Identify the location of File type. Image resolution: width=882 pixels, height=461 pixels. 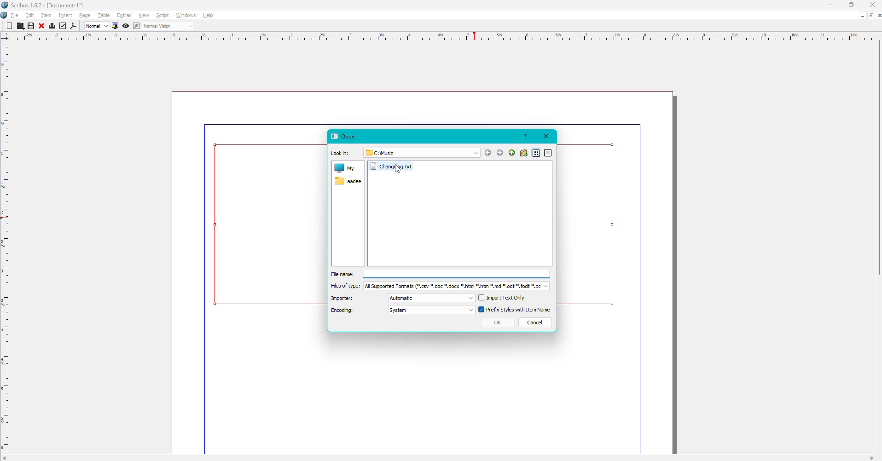
(438, 287).